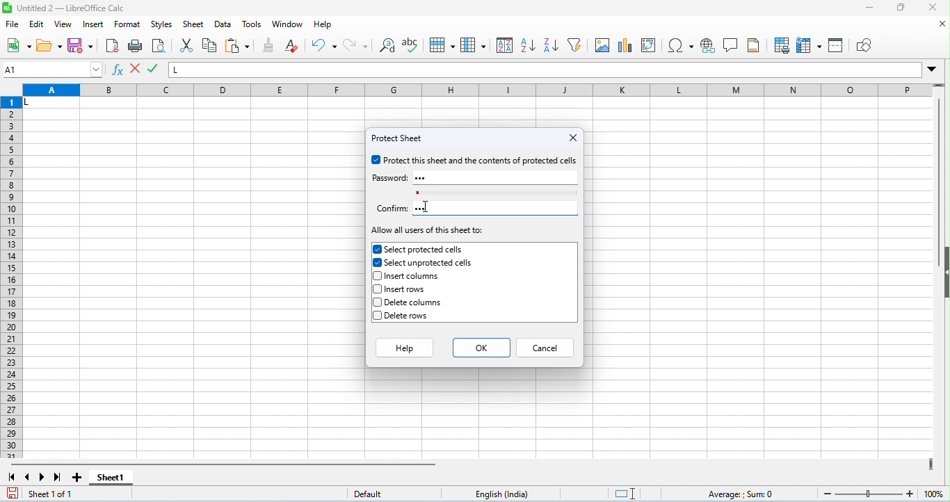  I want to click on function wizard, so click(119, 71).